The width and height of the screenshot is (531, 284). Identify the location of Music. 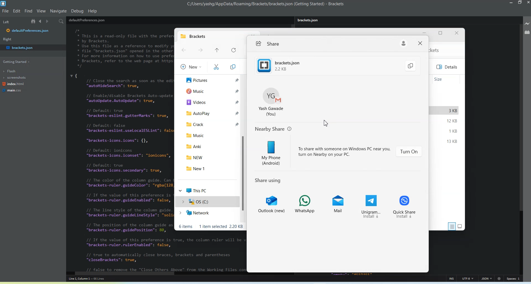
(211, 91).